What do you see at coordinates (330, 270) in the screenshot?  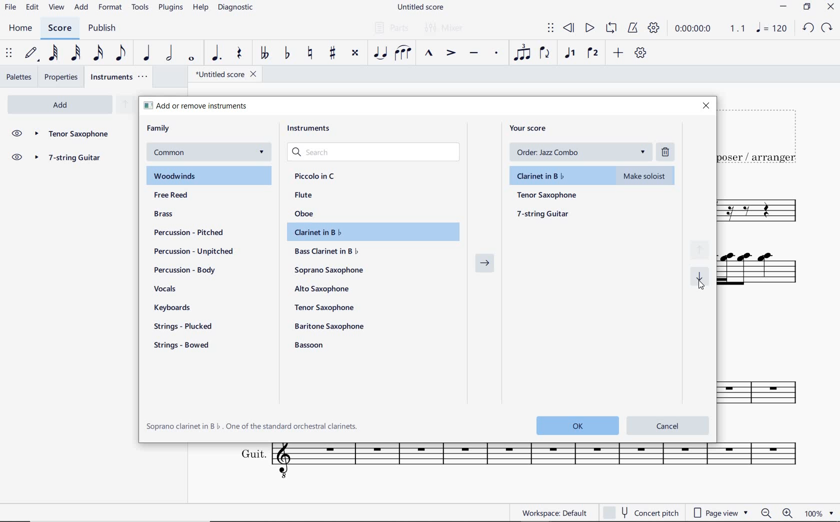 I see `soprano saxophone` at bounding box center [330, 270].